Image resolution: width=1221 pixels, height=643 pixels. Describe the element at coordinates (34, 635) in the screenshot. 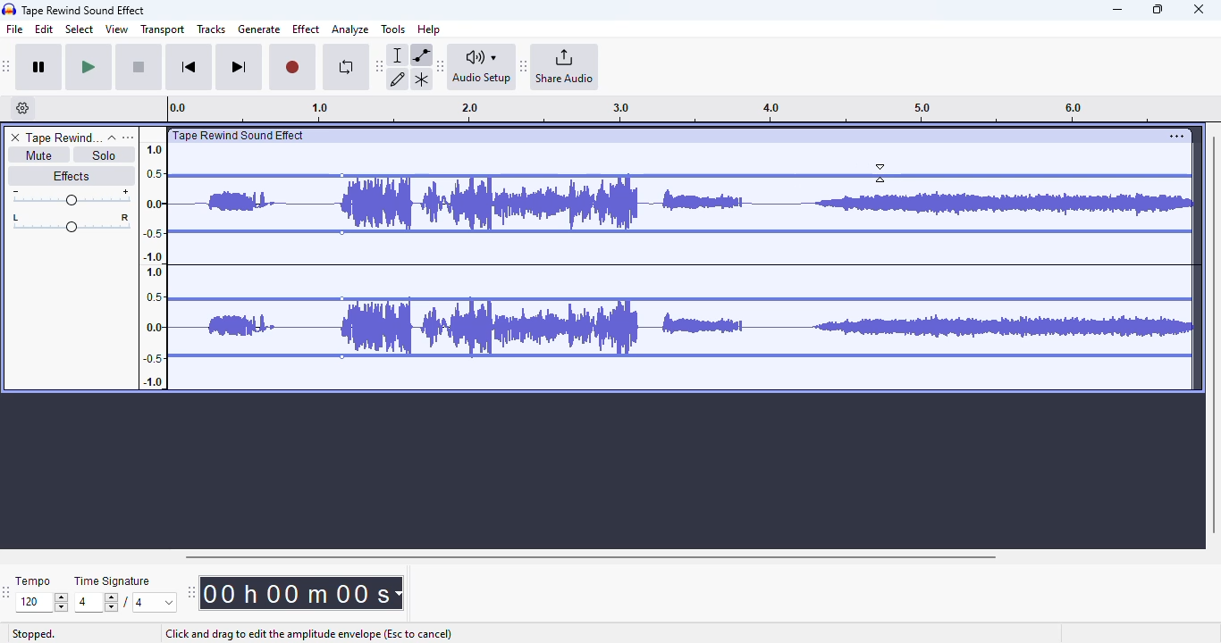

I see `stopped` at that location.